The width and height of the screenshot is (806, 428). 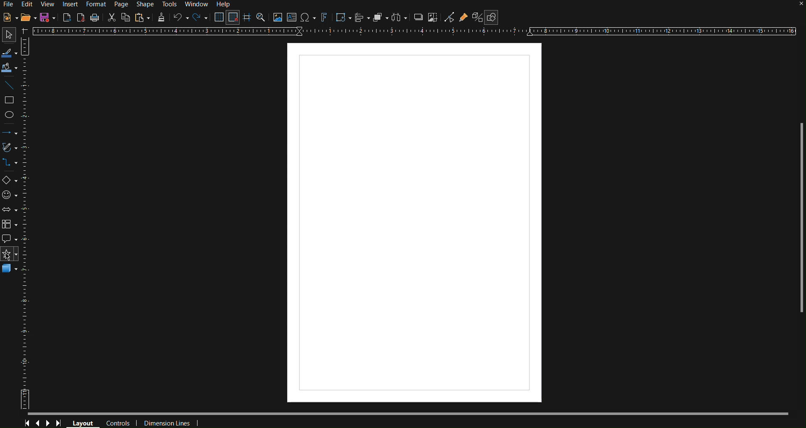 I want to click on Page, so click(x=121, y=4).